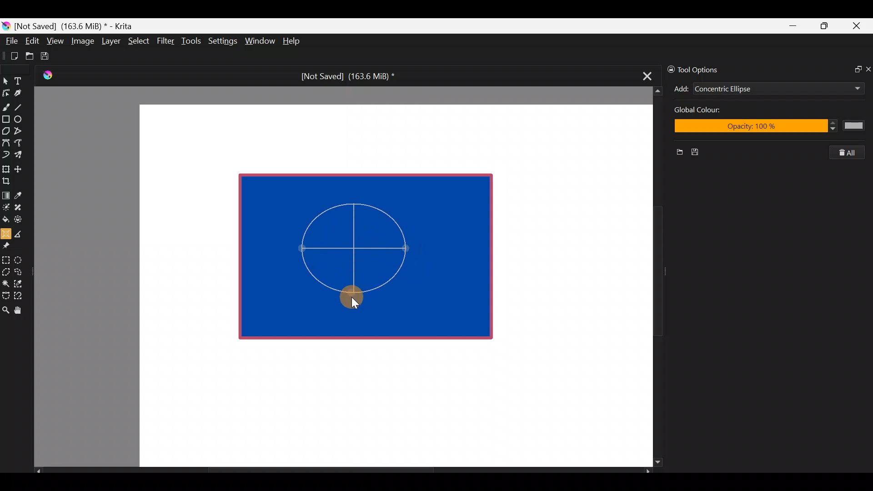  Describe the element at coordinates (78, 25) in the screenshot. I see `[Not Saved] (163.6 MiB) * - Krita` at that location.